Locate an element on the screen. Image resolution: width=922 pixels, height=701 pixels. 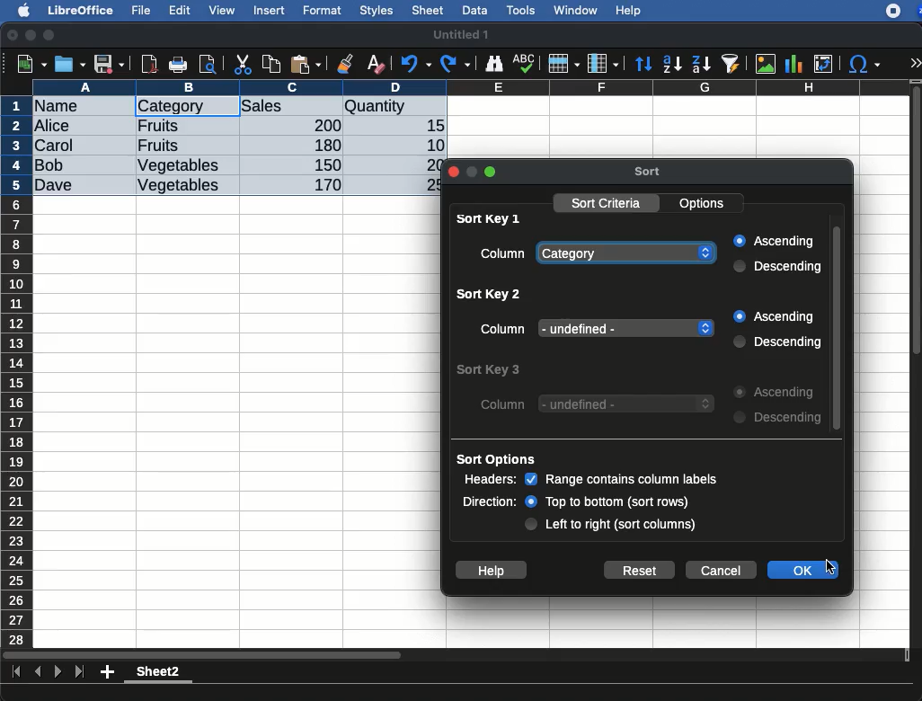
ascending is located at coordinates (777, 395).